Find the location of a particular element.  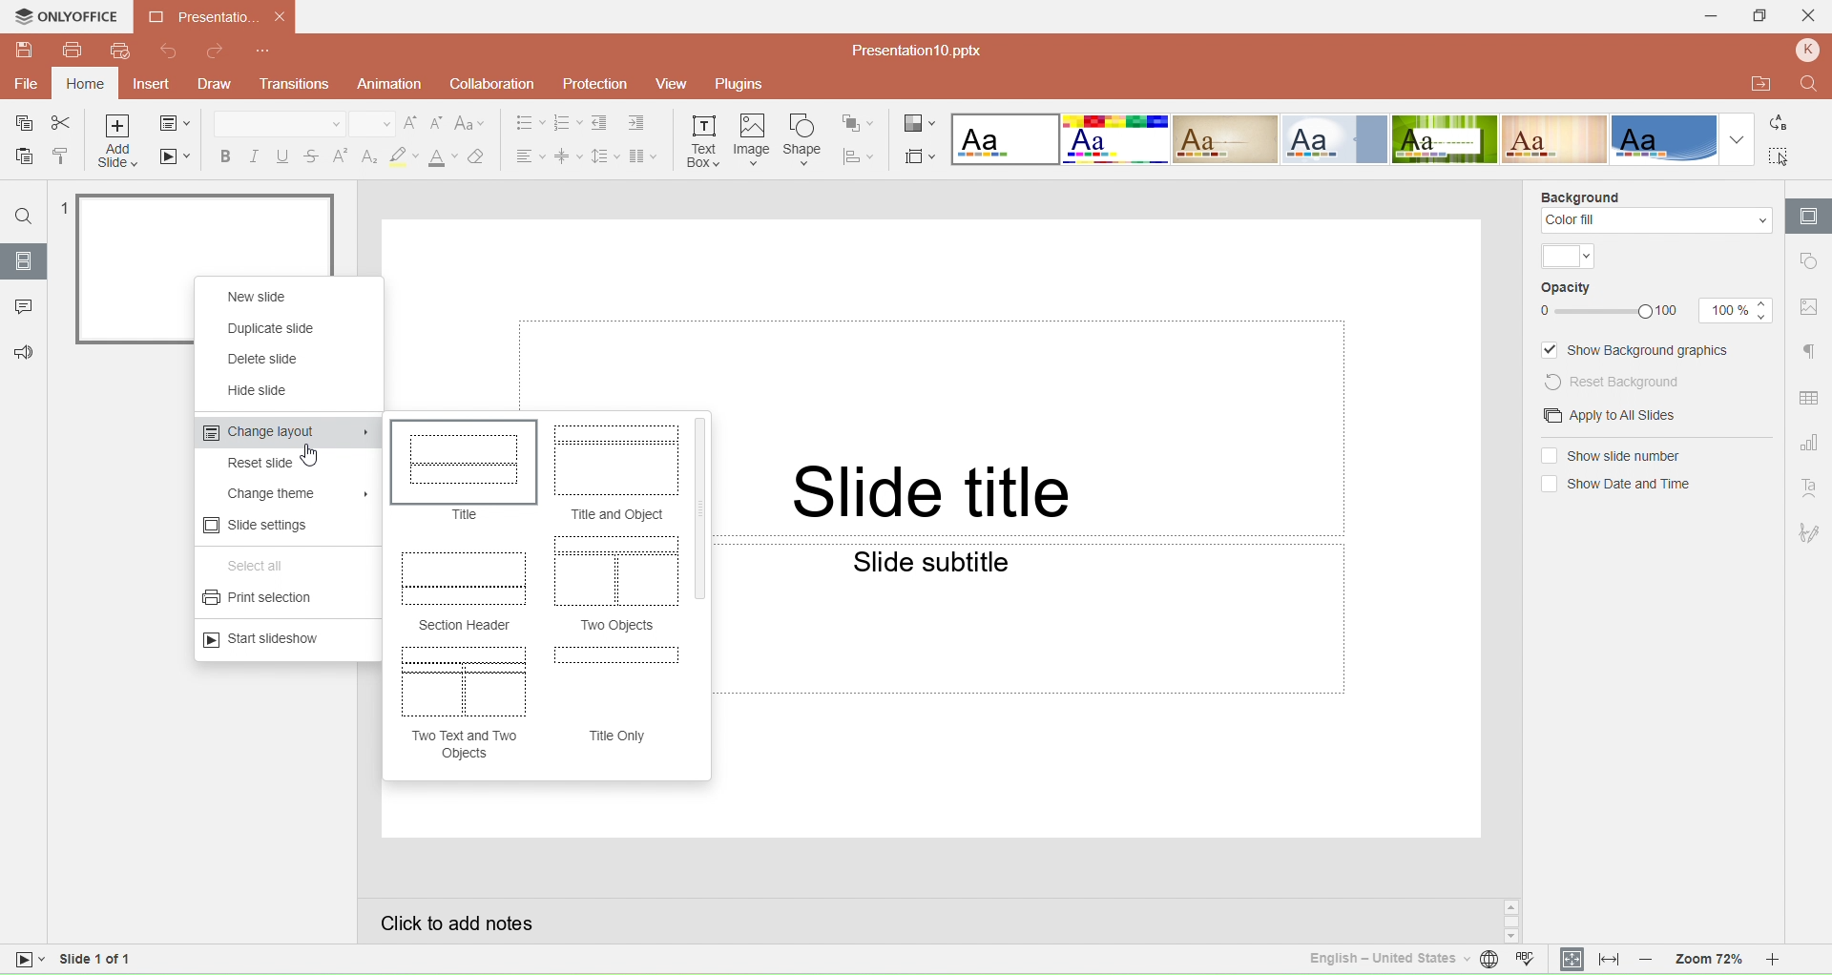

Replace is located at coordinates (1784, 125).